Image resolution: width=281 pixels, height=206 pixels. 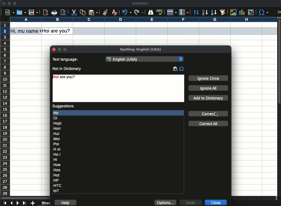 What do you see at coordinates (115, 12) in the screenshot?
I see `clear formatting` at bounding box center [115, 12].